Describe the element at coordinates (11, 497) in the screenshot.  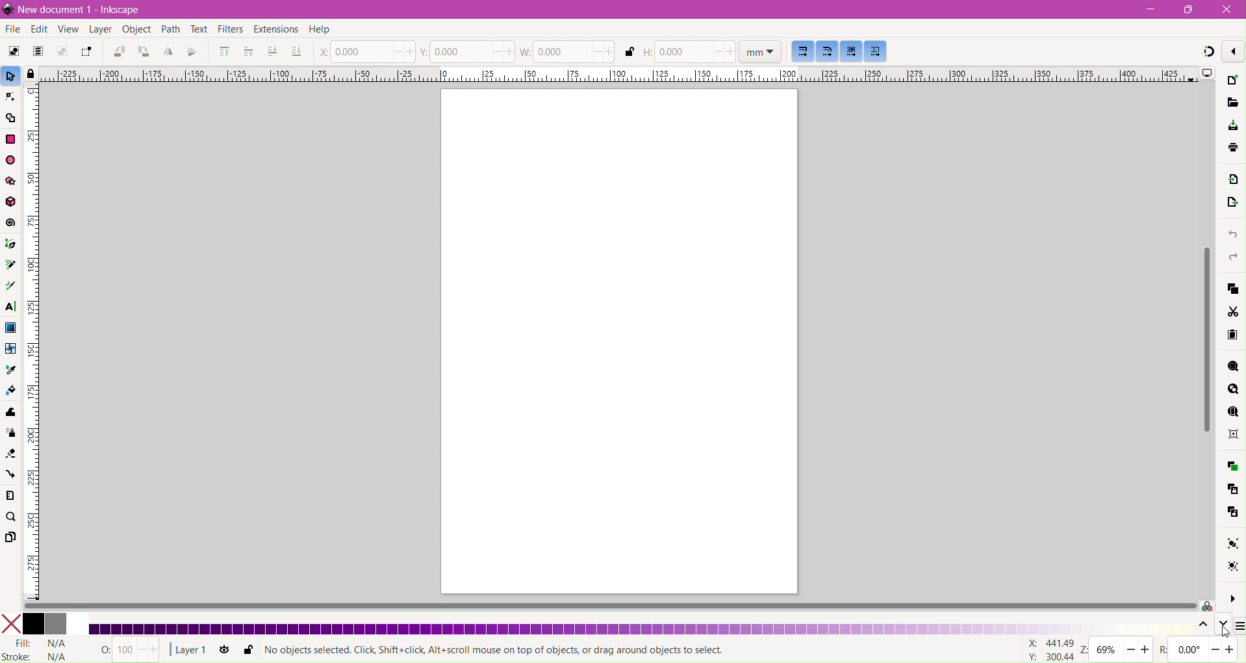
I see `Measure Tool` at that location.